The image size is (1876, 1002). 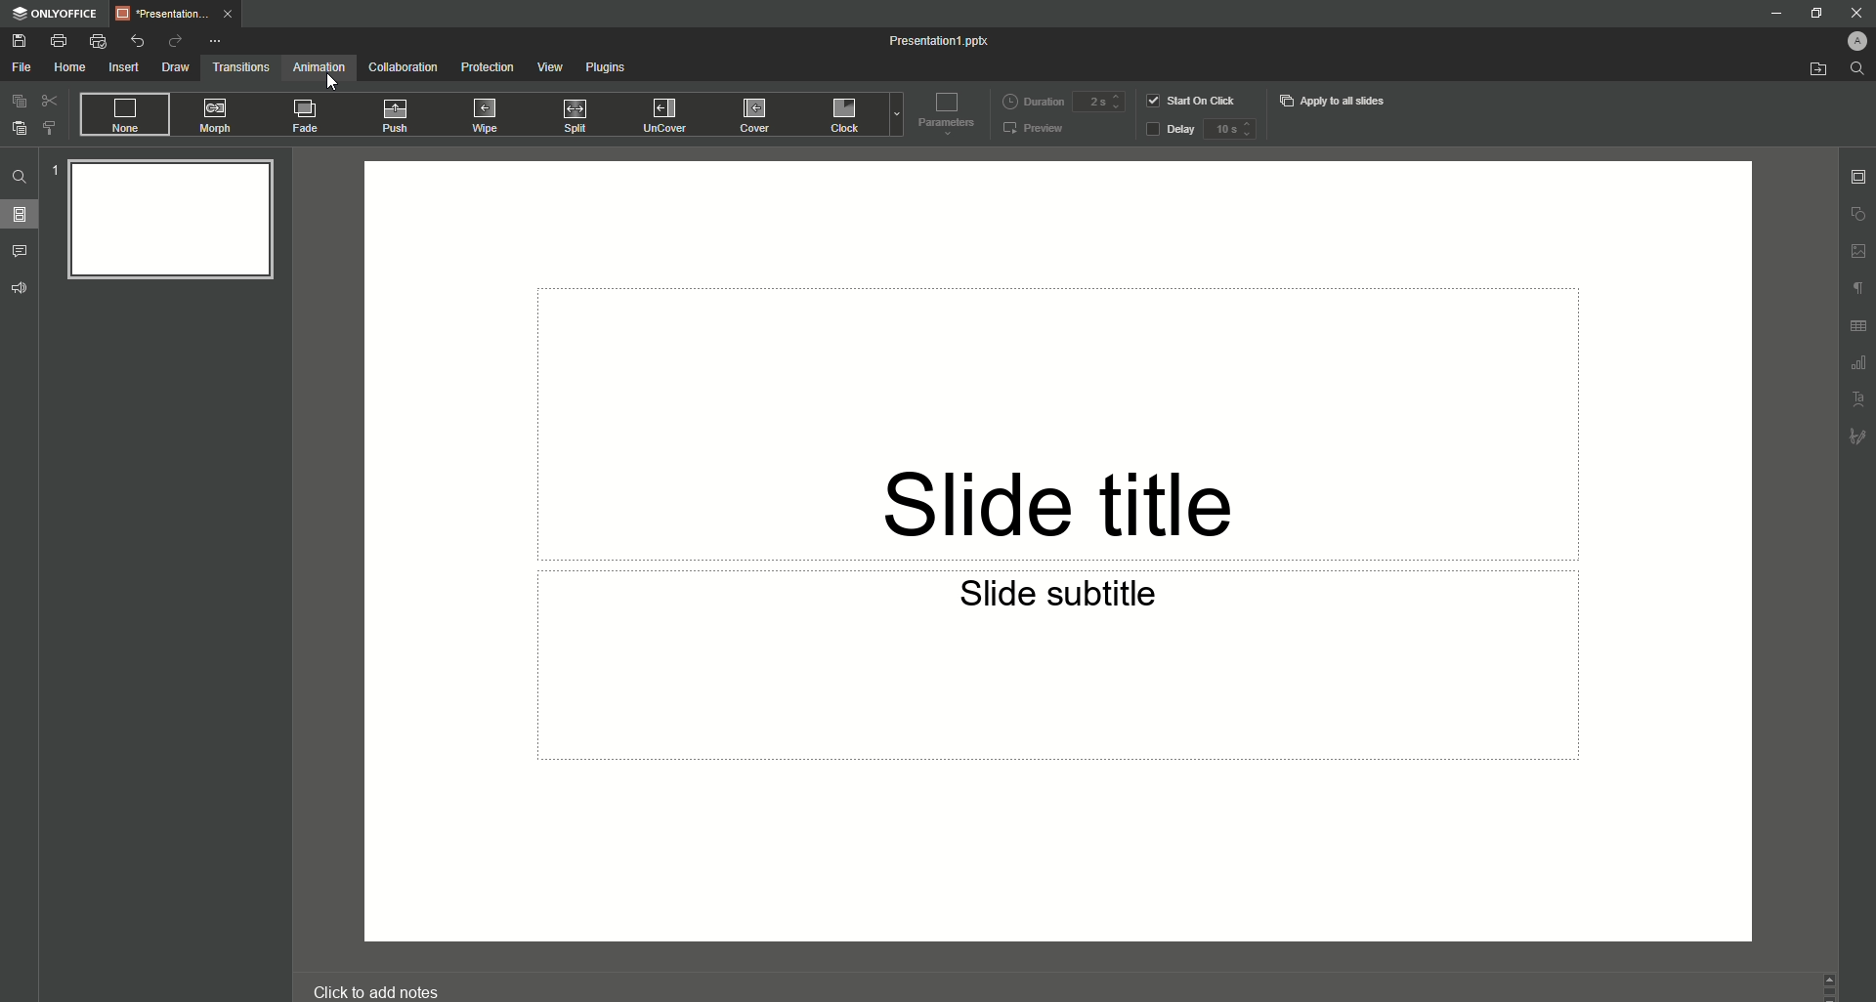 I want to click on Save, so click(x=20, y=42).